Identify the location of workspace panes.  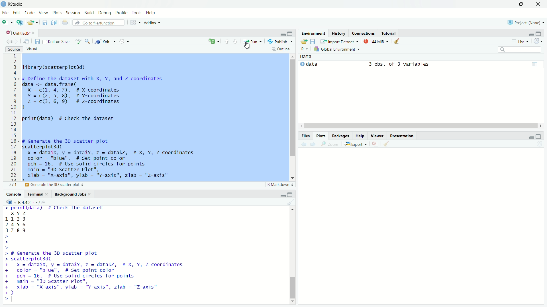
(135, 22).